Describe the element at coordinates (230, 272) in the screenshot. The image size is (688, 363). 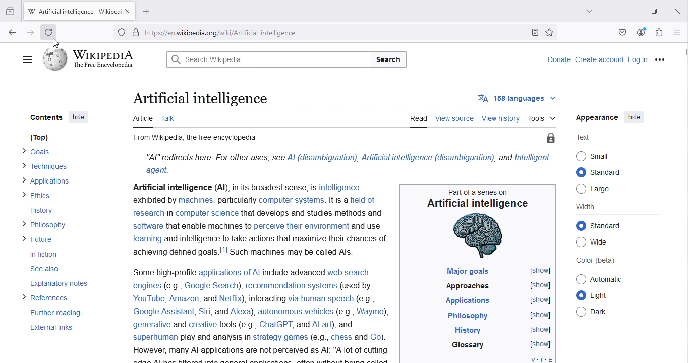
I see `applications of Al` at that location.